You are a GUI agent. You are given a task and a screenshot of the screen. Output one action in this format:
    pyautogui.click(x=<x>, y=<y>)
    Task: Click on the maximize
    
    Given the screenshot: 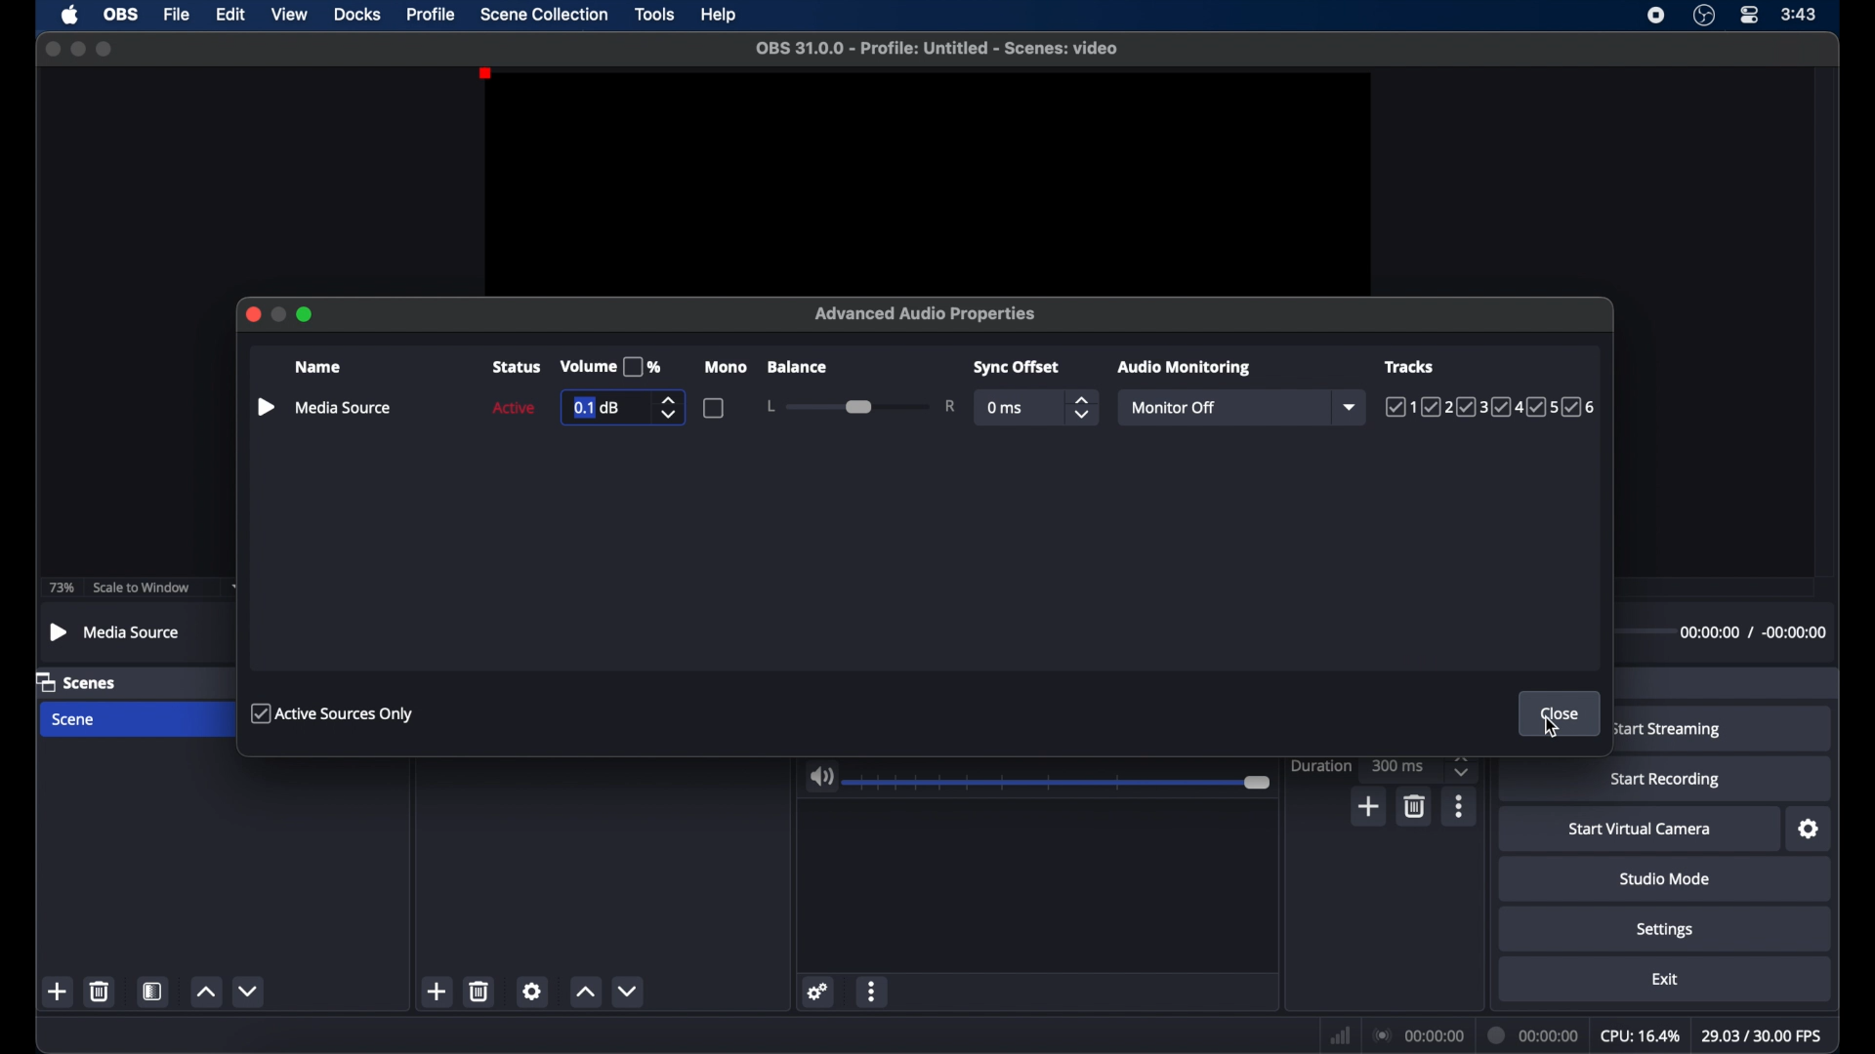 What is the action you would take?
    pyautogui.click(x=106, y=49)
    